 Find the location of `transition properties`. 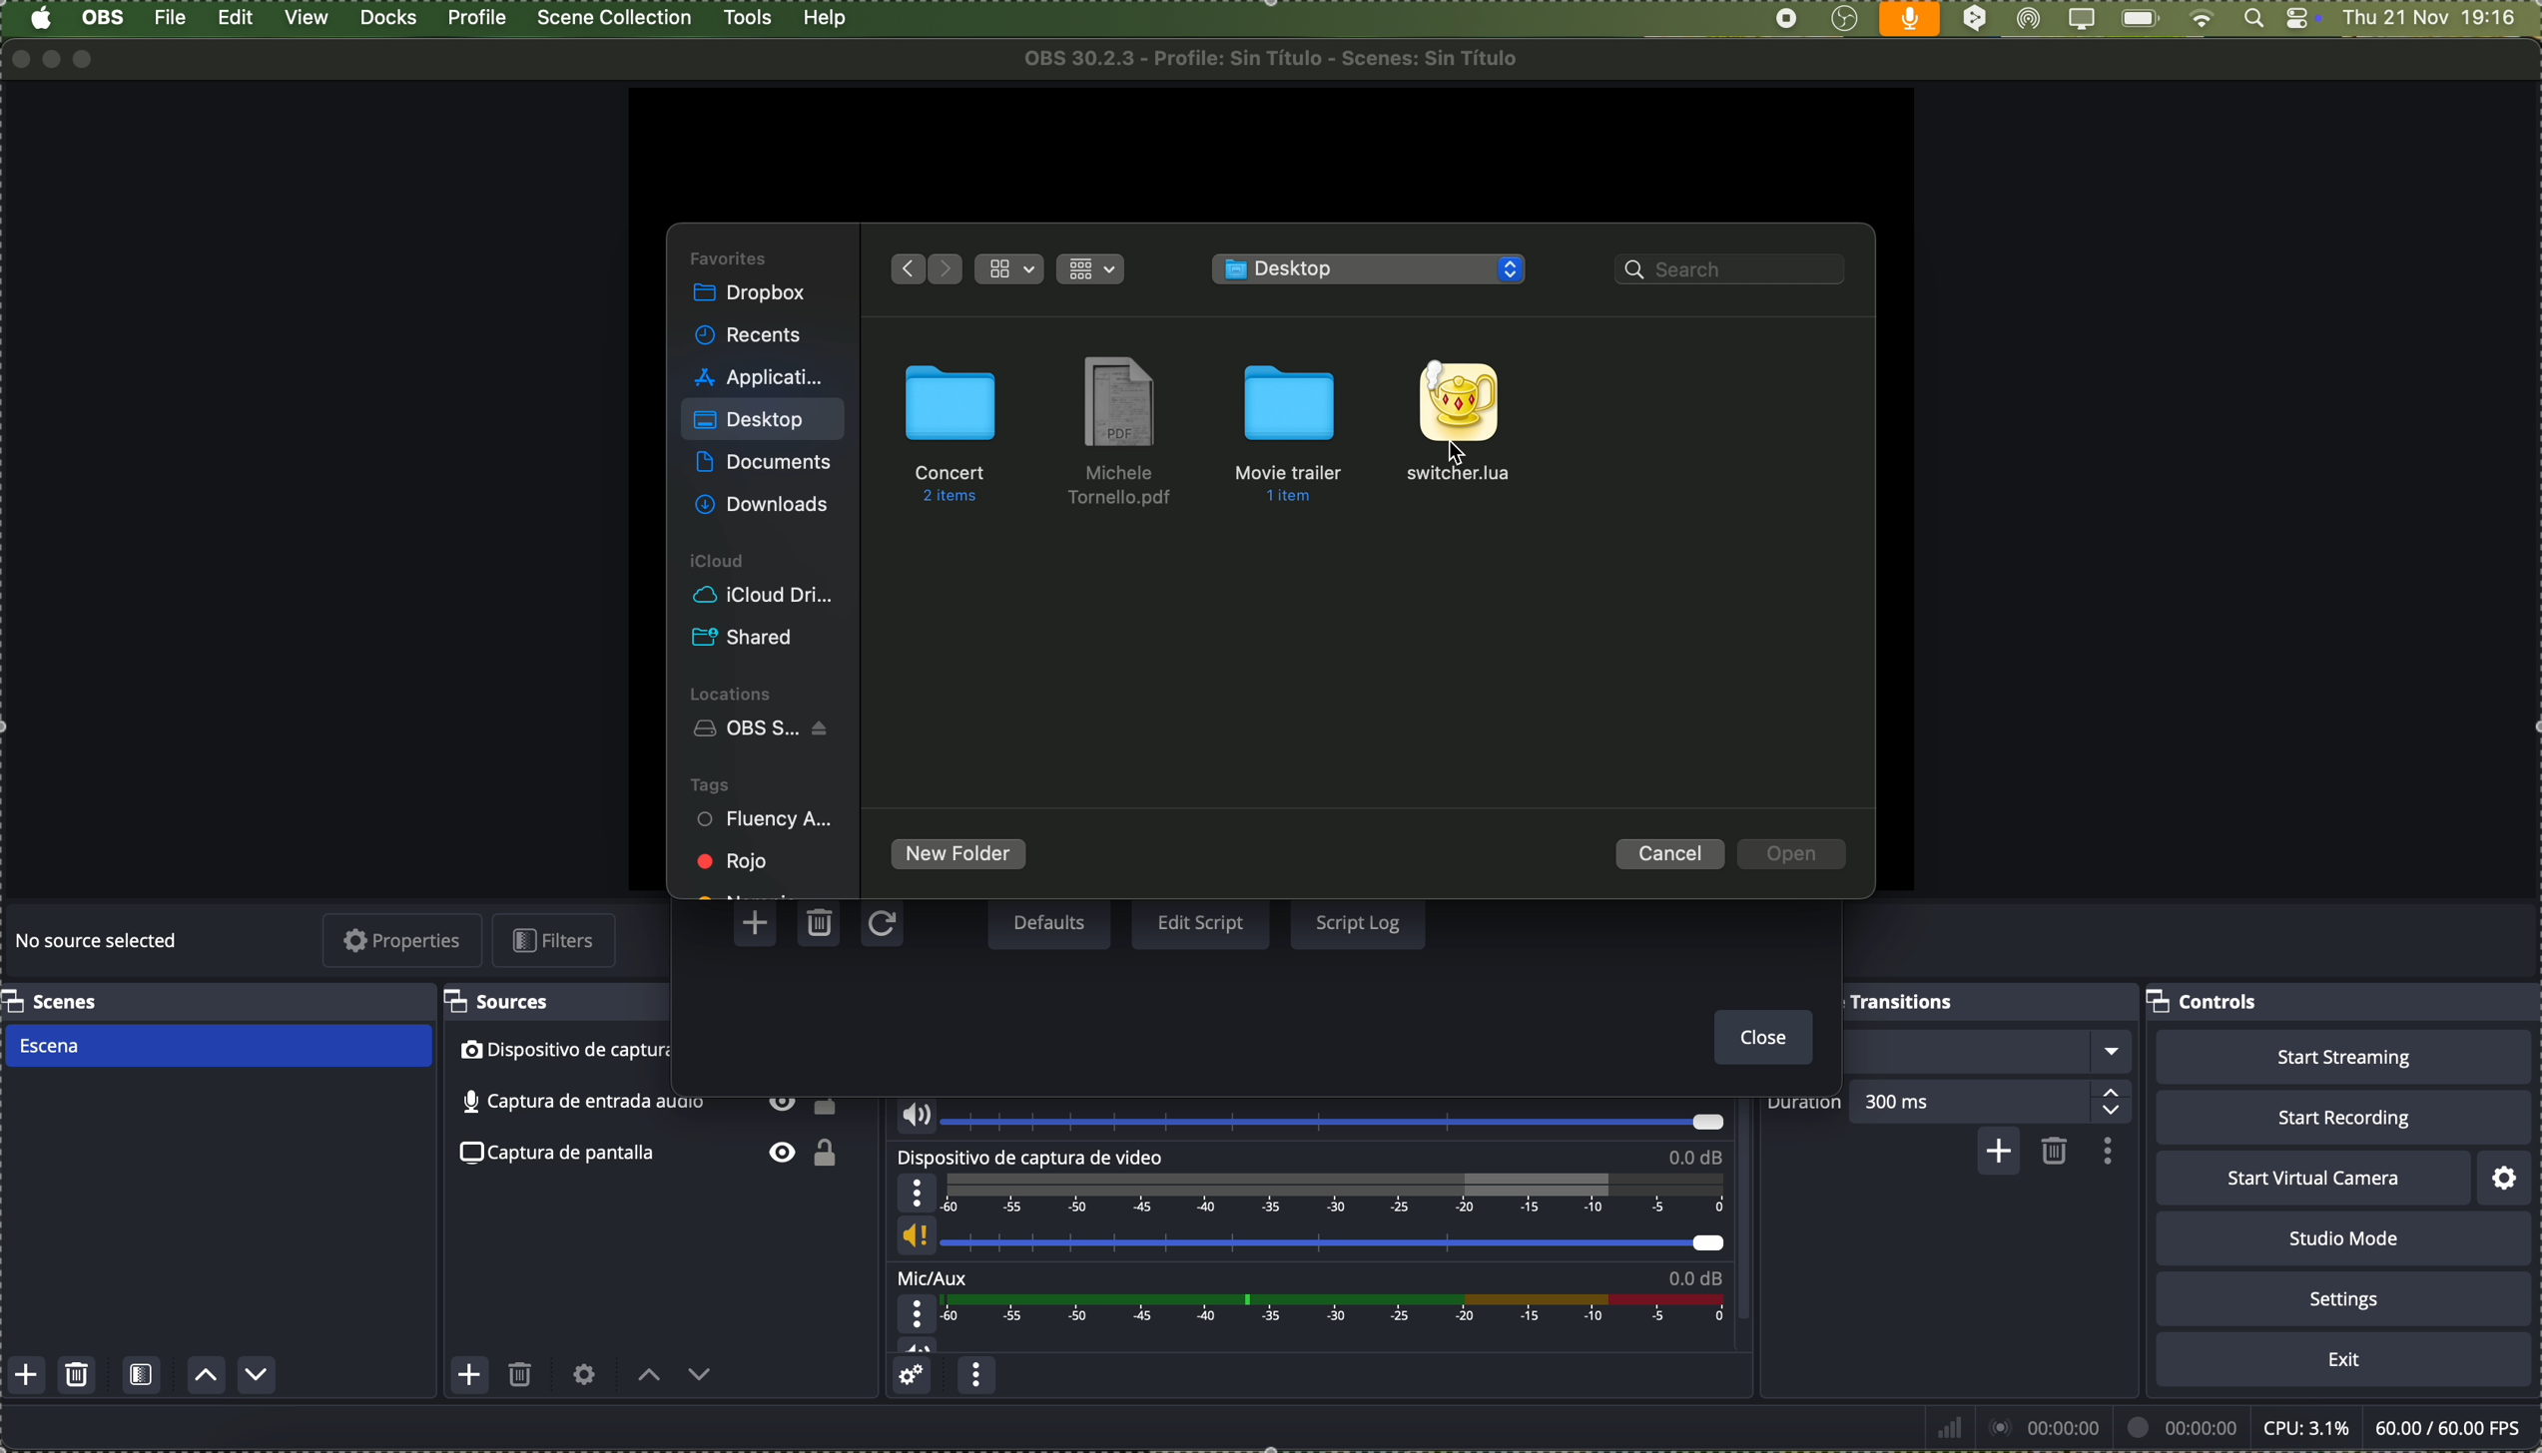

transition properties is located at coordinates (2105, 1151).